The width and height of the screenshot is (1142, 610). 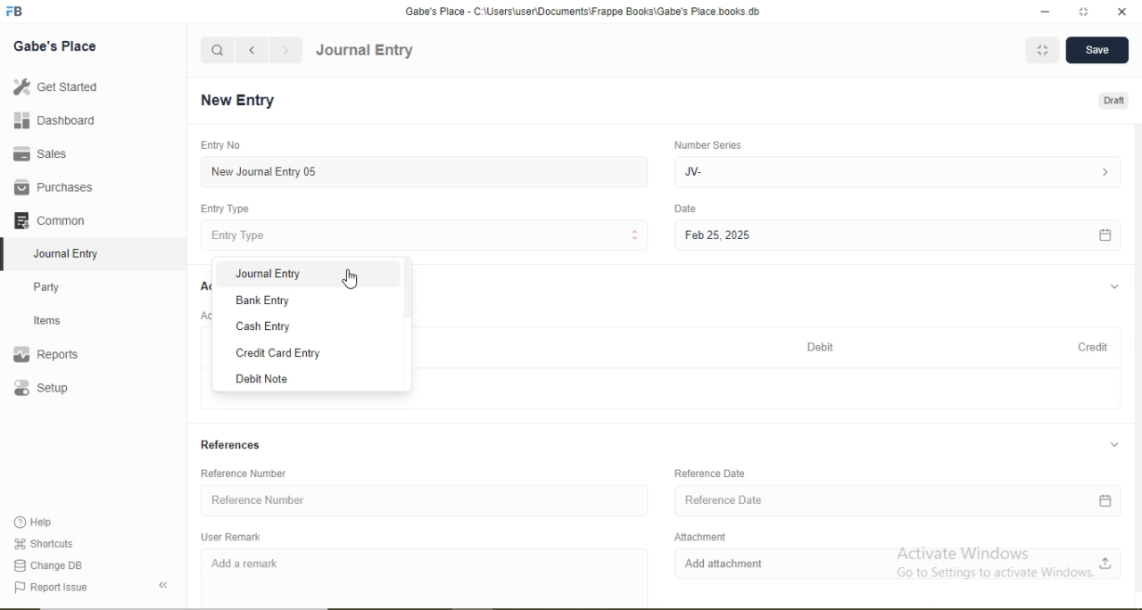 I want to click on Reference Date, so click(x=710, y=474).